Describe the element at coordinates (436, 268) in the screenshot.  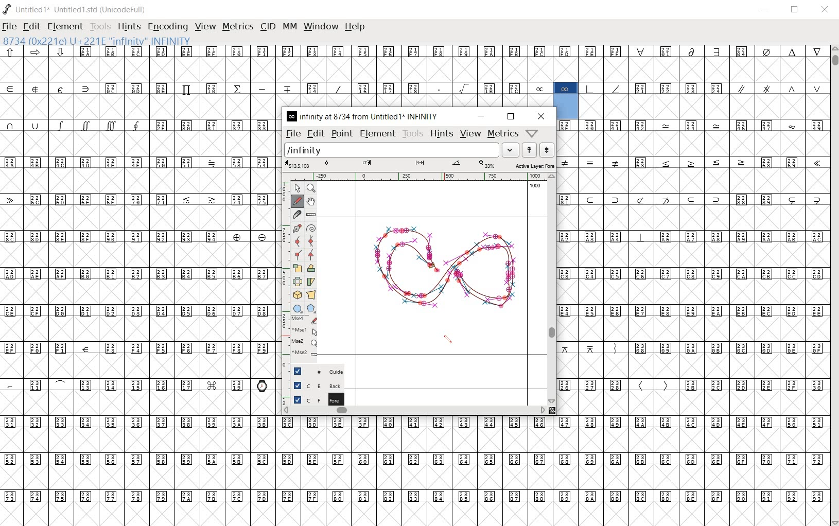
I see `pen tool/CURSOR LOCATION` at that location.